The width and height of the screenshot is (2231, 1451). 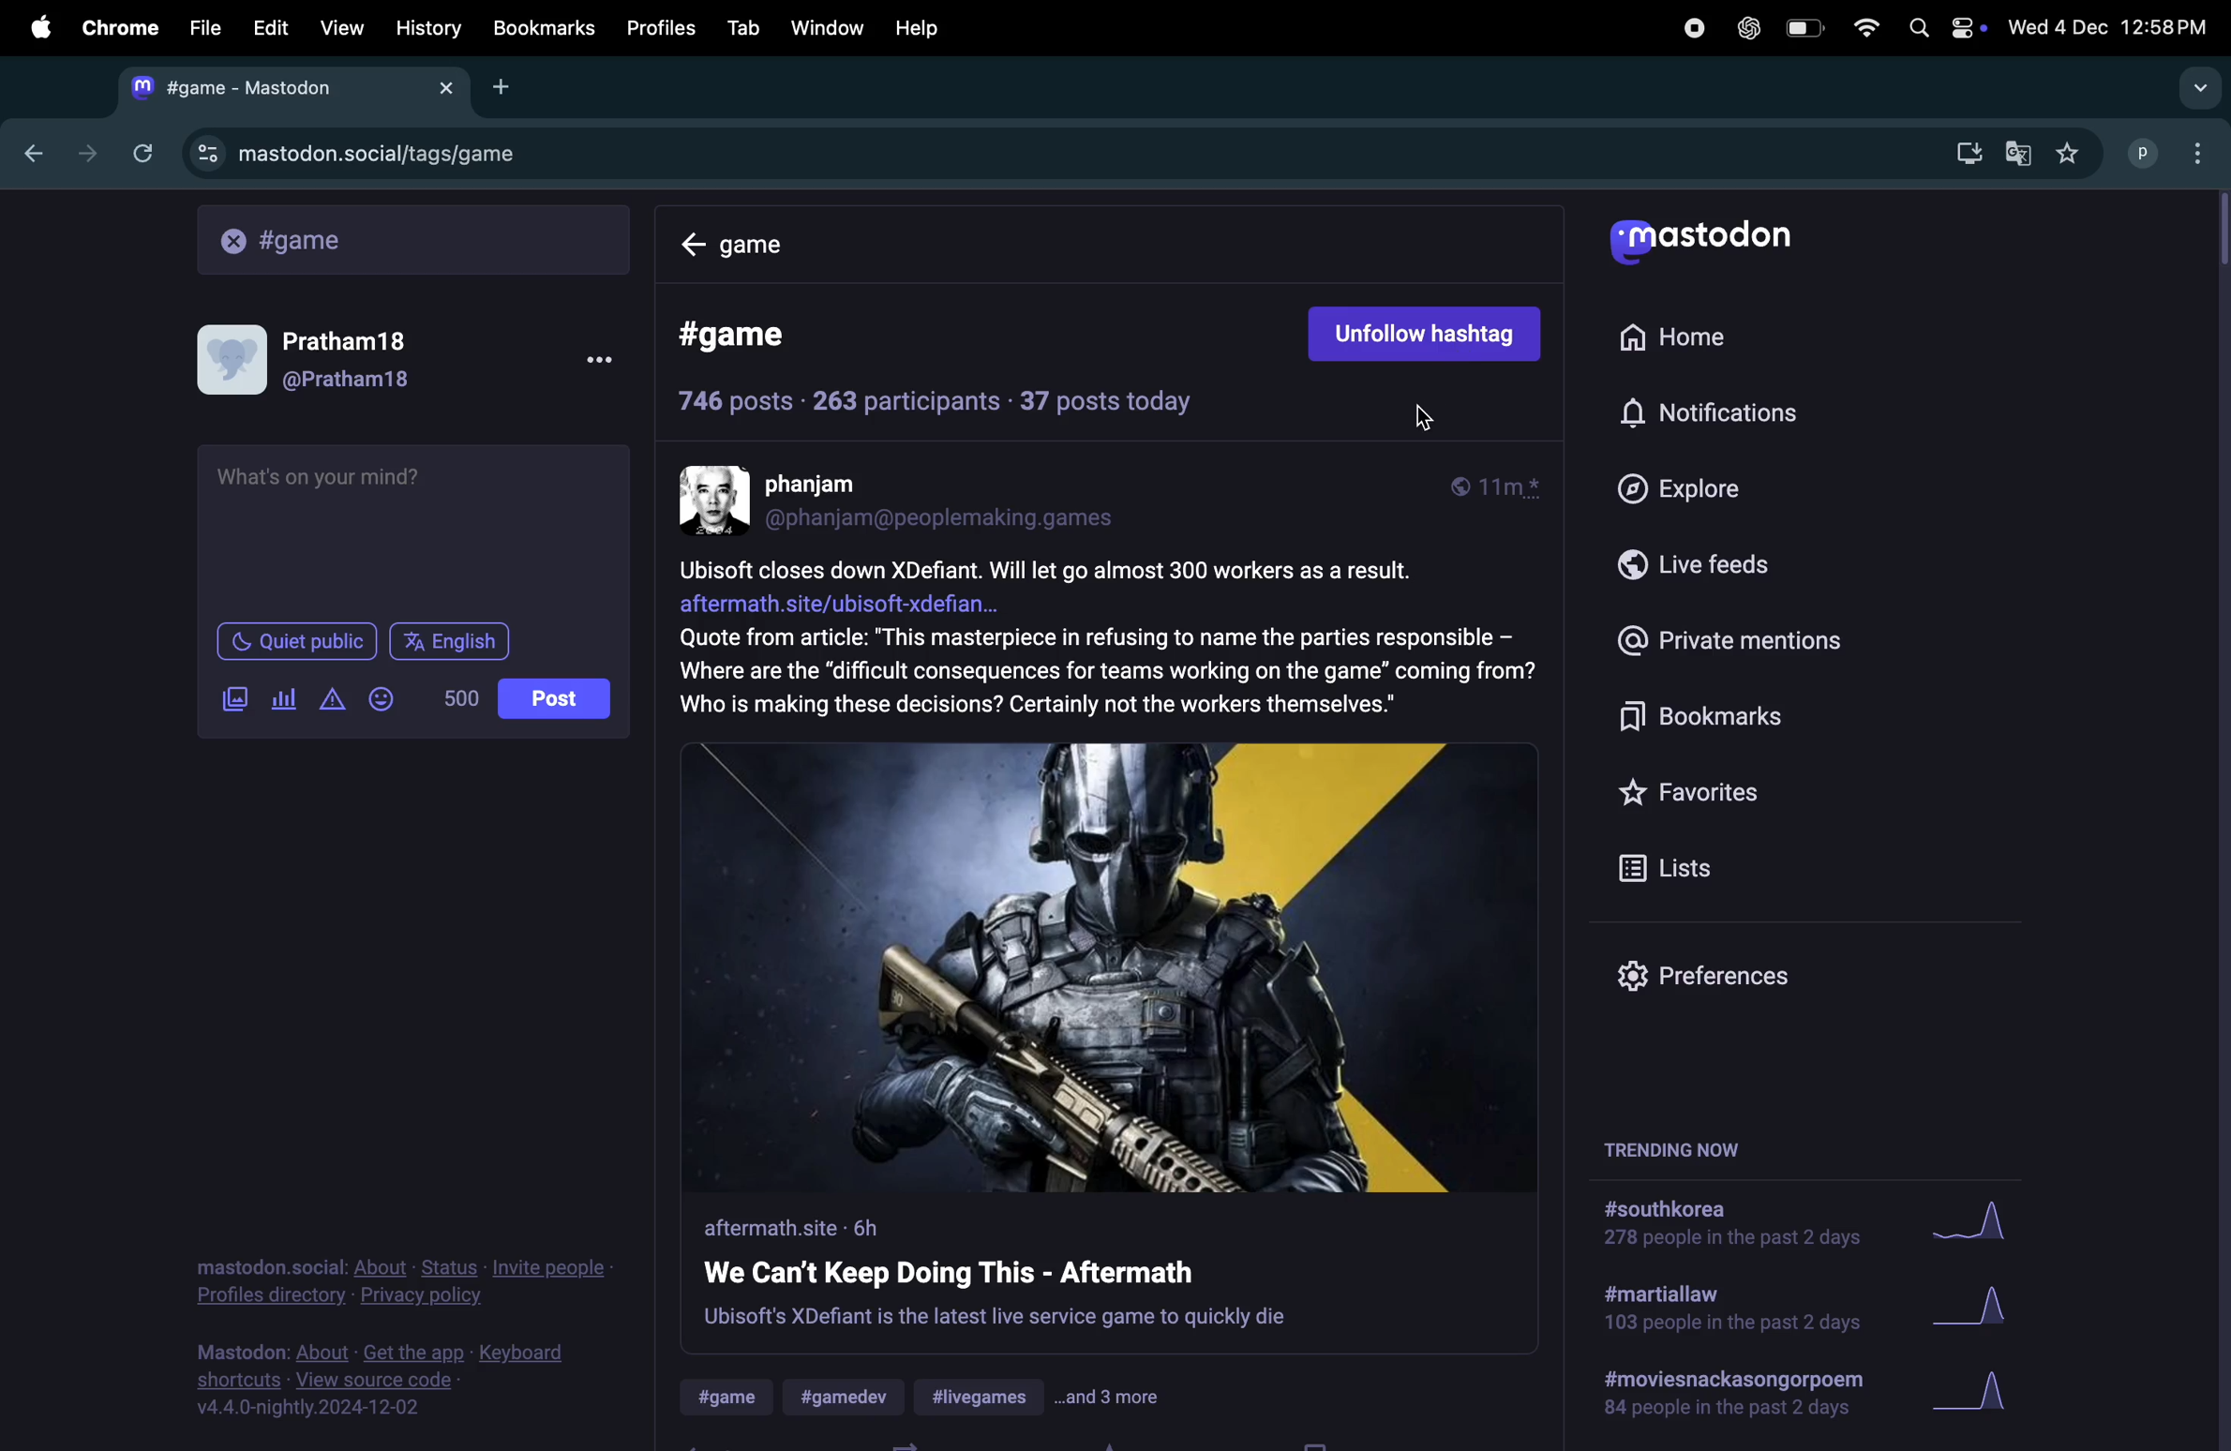 What do you see at coordinates (546, 29) in the screenshot?
I see `Bookmark` at bounding box center [546, 29].